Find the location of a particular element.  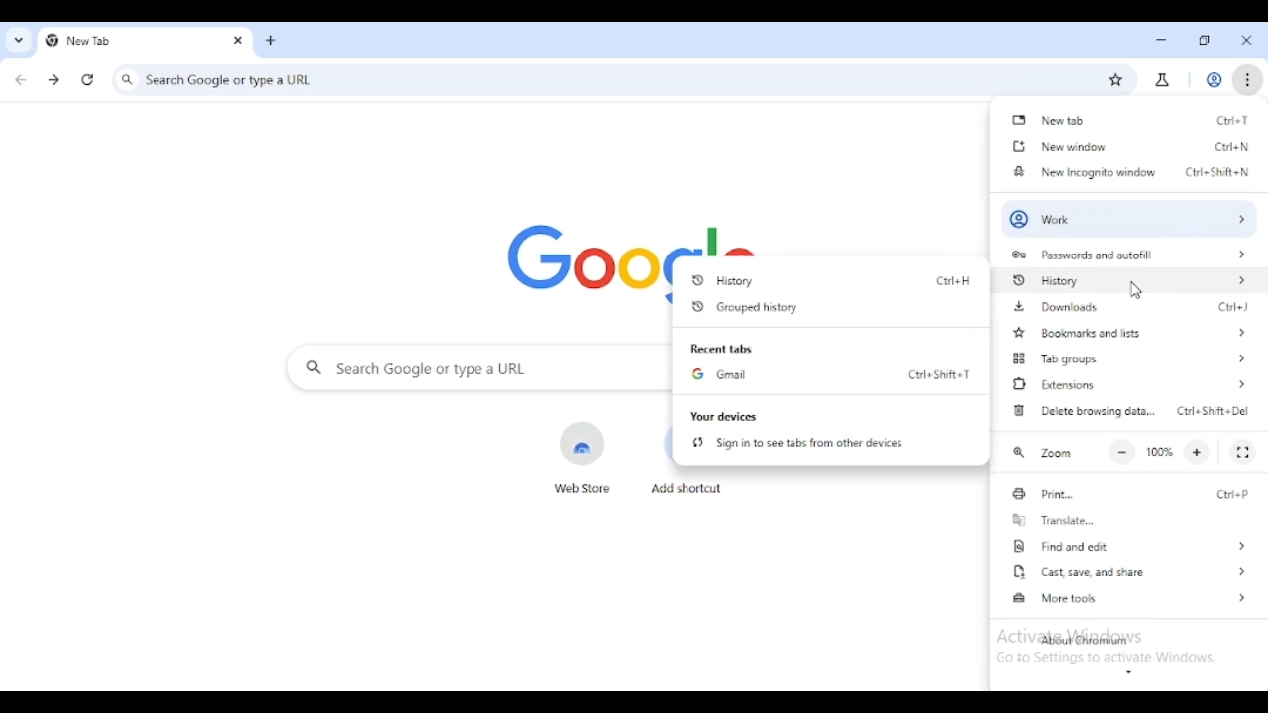

profile is located at coordinates (1129, 219).